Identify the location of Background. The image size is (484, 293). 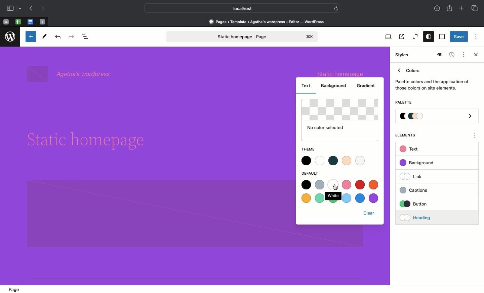
(335, 85).